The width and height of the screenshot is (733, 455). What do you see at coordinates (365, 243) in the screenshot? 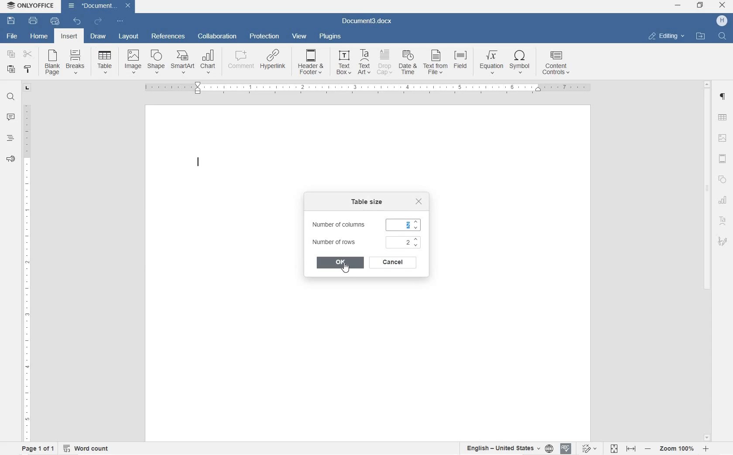
I see `number of rows` at bounding box center [365, 243].